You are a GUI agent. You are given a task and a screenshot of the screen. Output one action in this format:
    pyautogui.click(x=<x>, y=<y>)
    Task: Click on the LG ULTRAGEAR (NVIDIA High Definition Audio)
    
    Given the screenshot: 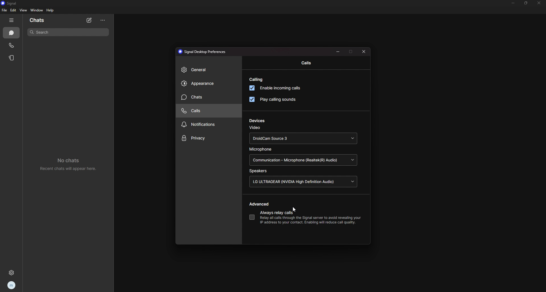 What is the action you would take?
    pyautogui.click(x=303, y=181)
    